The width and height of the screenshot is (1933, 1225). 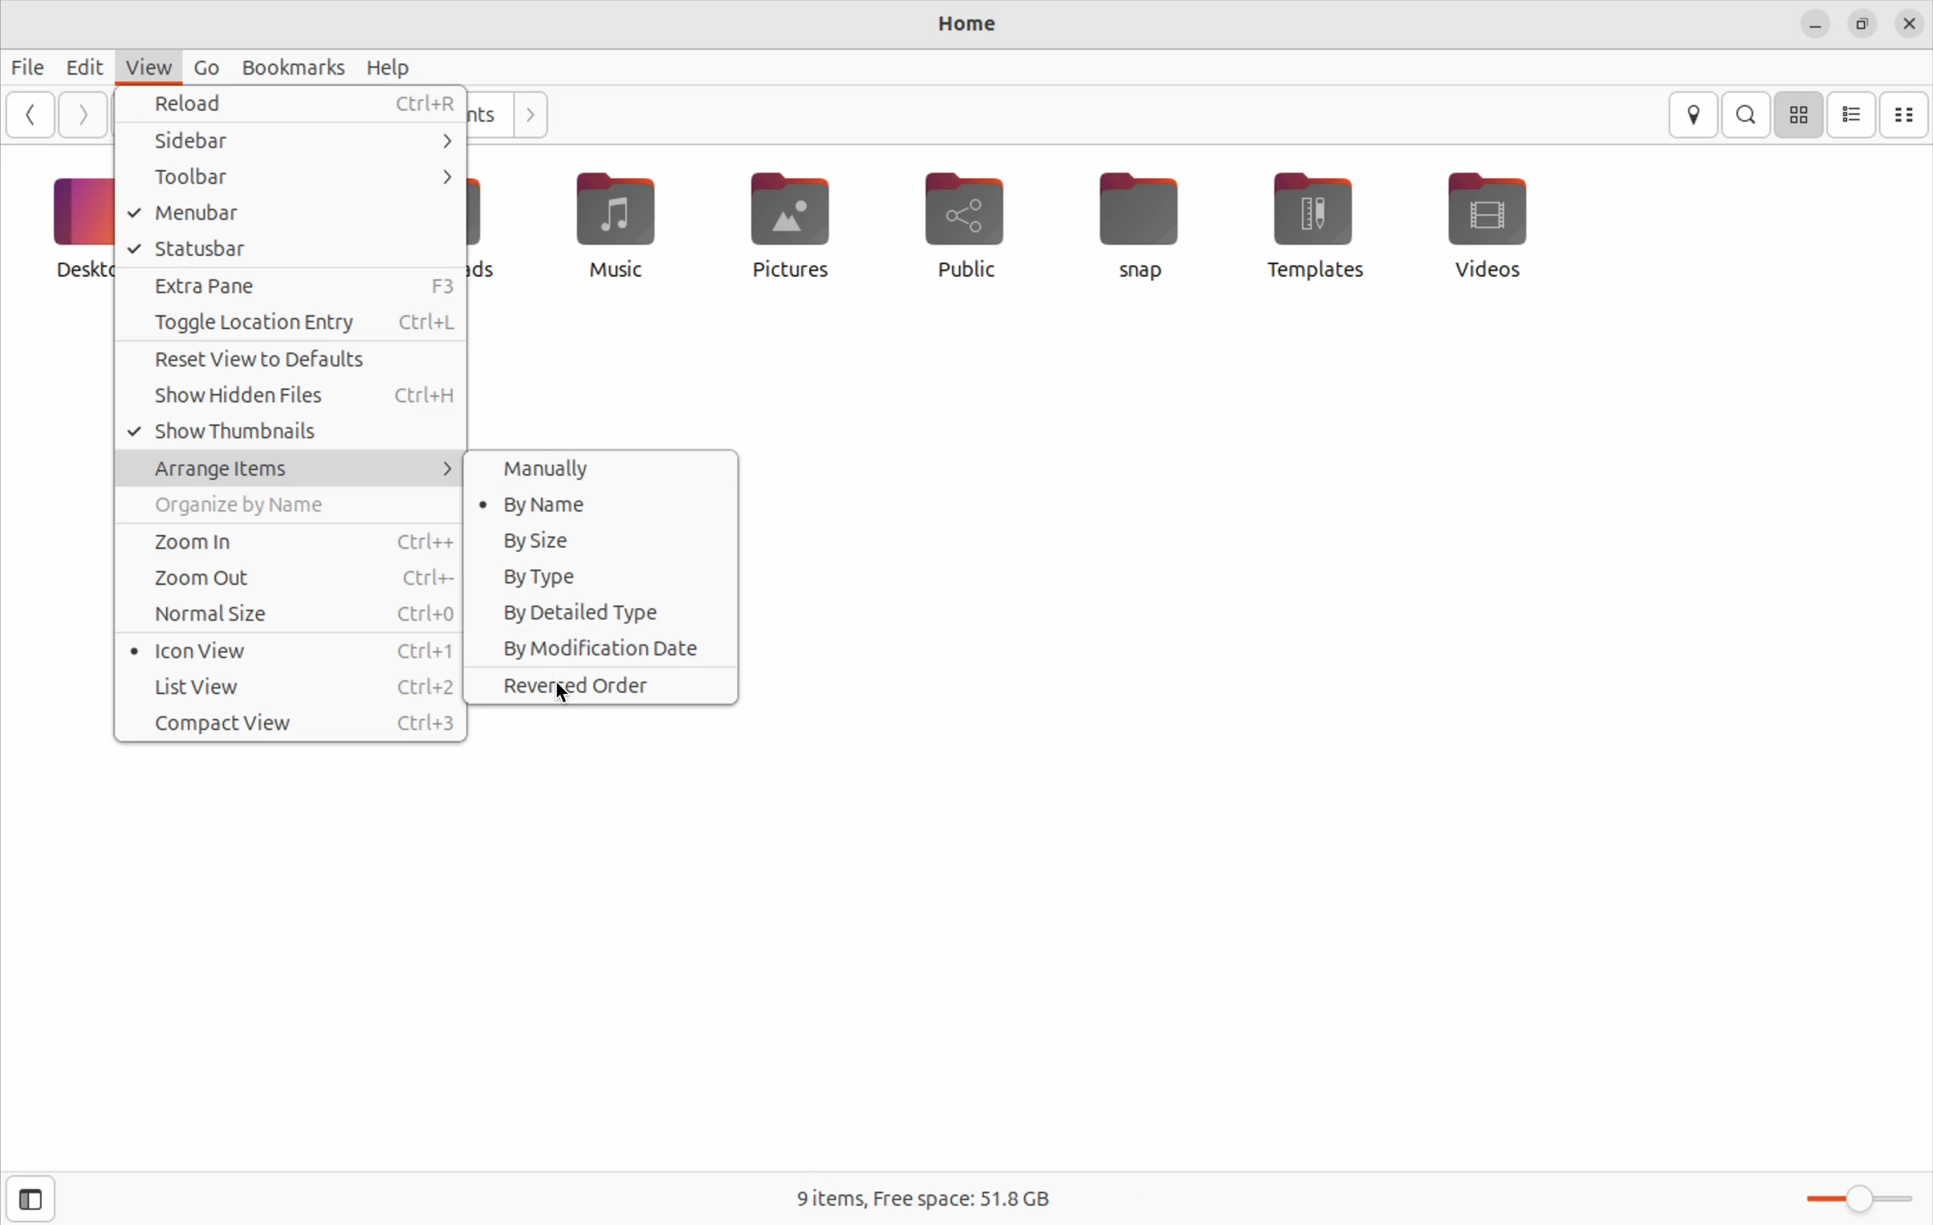 What do you see at coordinates (81, 67) in the screenshot?
I see `Edit` at bounding box center [81, 67].